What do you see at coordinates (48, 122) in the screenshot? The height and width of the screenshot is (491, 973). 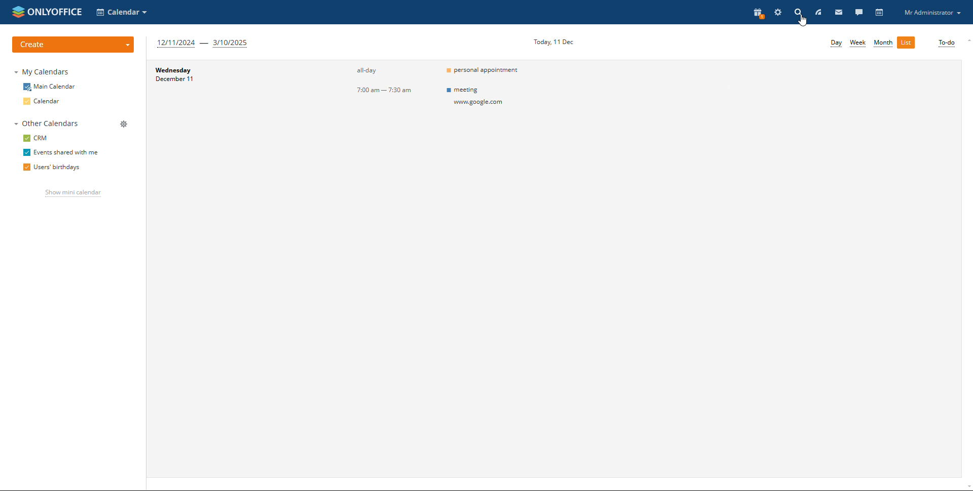 I see `other calendars` at bounding box center [48, 122].